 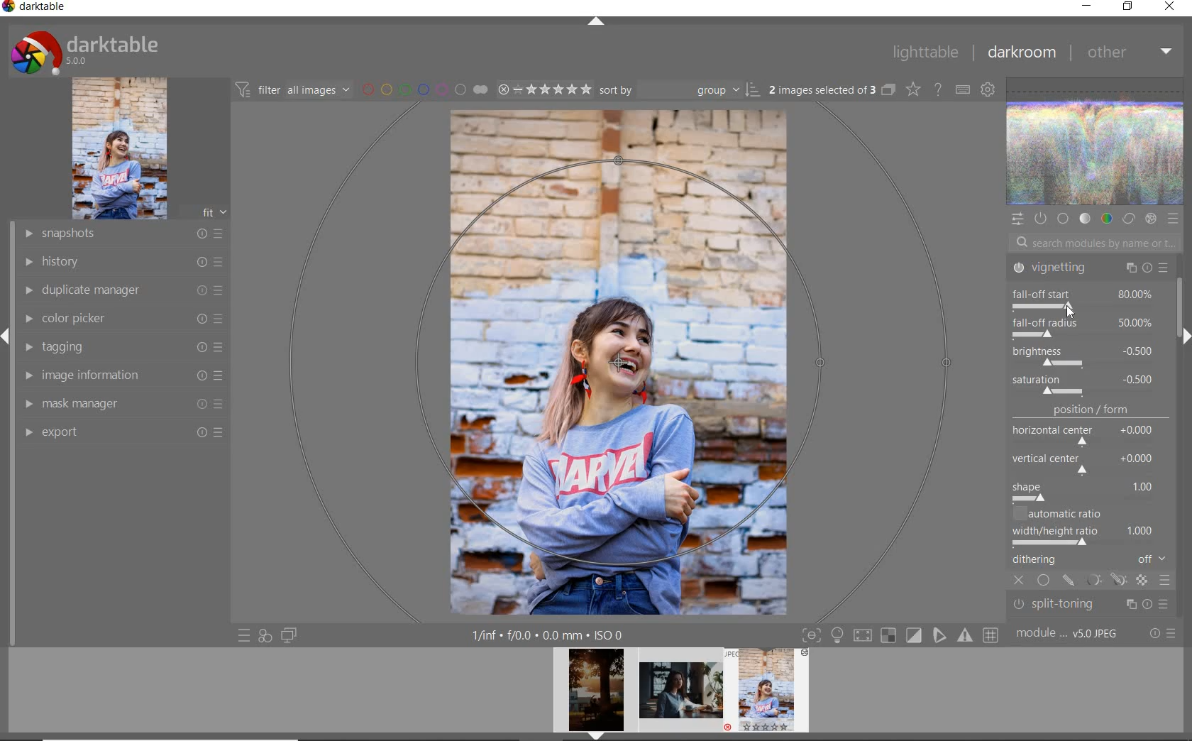 What do you see at coordinates (680, 89) in the screenshot?
I see `SORT` at bounding box center [680, 89].